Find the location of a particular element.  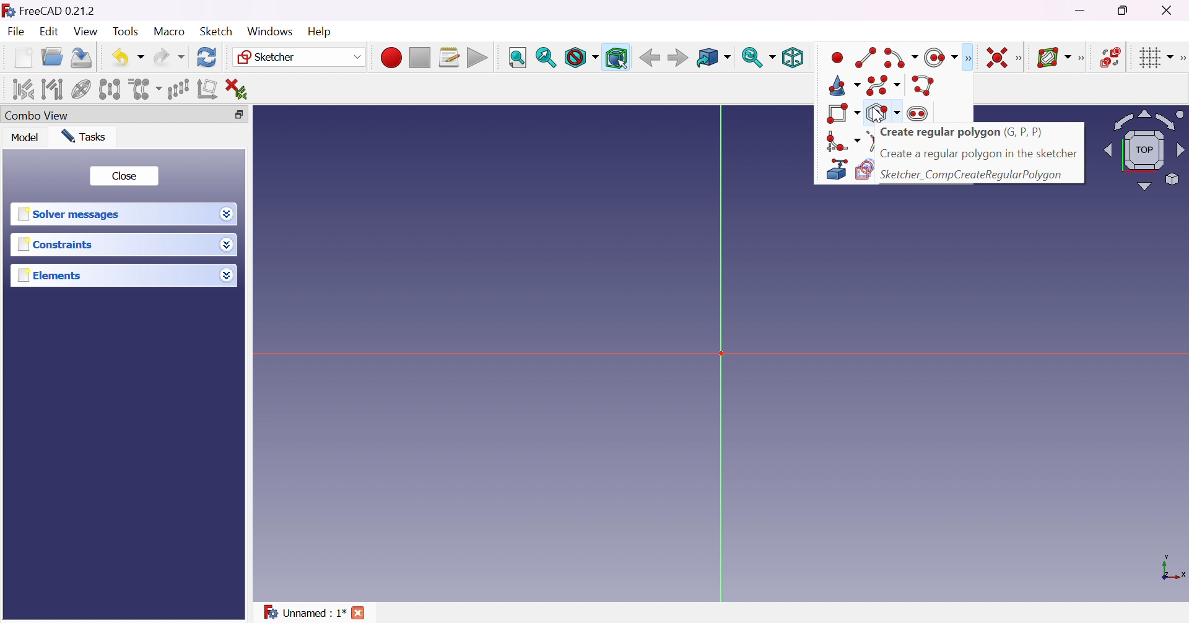

Create polyline is located at coordinates (924, 85).